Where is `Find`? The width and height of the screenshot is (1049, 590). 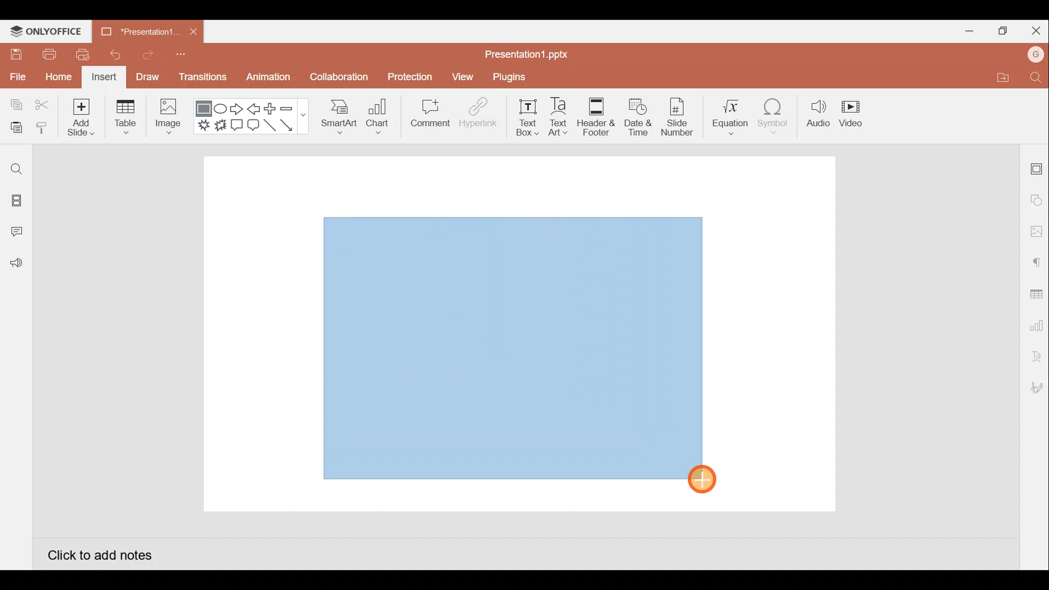
Find is located at coordinates (1037, 77).